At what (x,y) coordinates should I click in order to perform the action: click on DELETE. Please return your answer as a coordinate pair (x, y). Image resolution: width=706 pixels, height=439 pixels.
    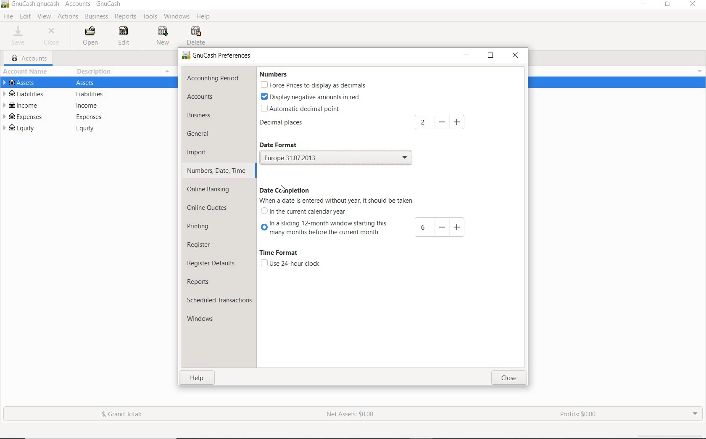
    Looking at the image, I should click on (198, 36).